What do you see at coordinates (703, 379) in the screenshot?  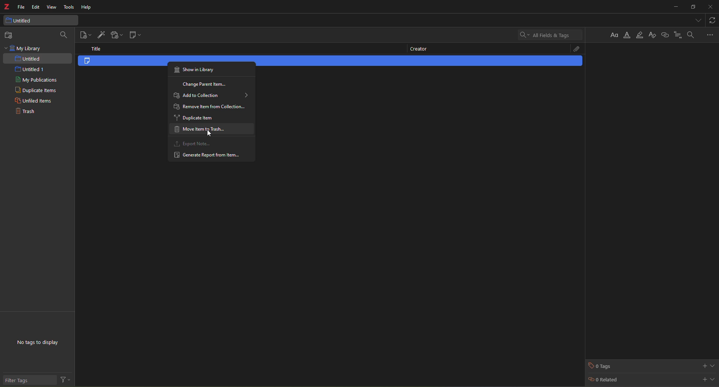 I see `add` at bounding box center [703, 379].